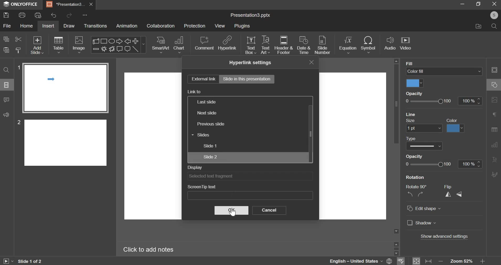 The image size is (501, 265). Describe the element at coordinates (18, 67) in the screenshot. I see `slide number` at that location.